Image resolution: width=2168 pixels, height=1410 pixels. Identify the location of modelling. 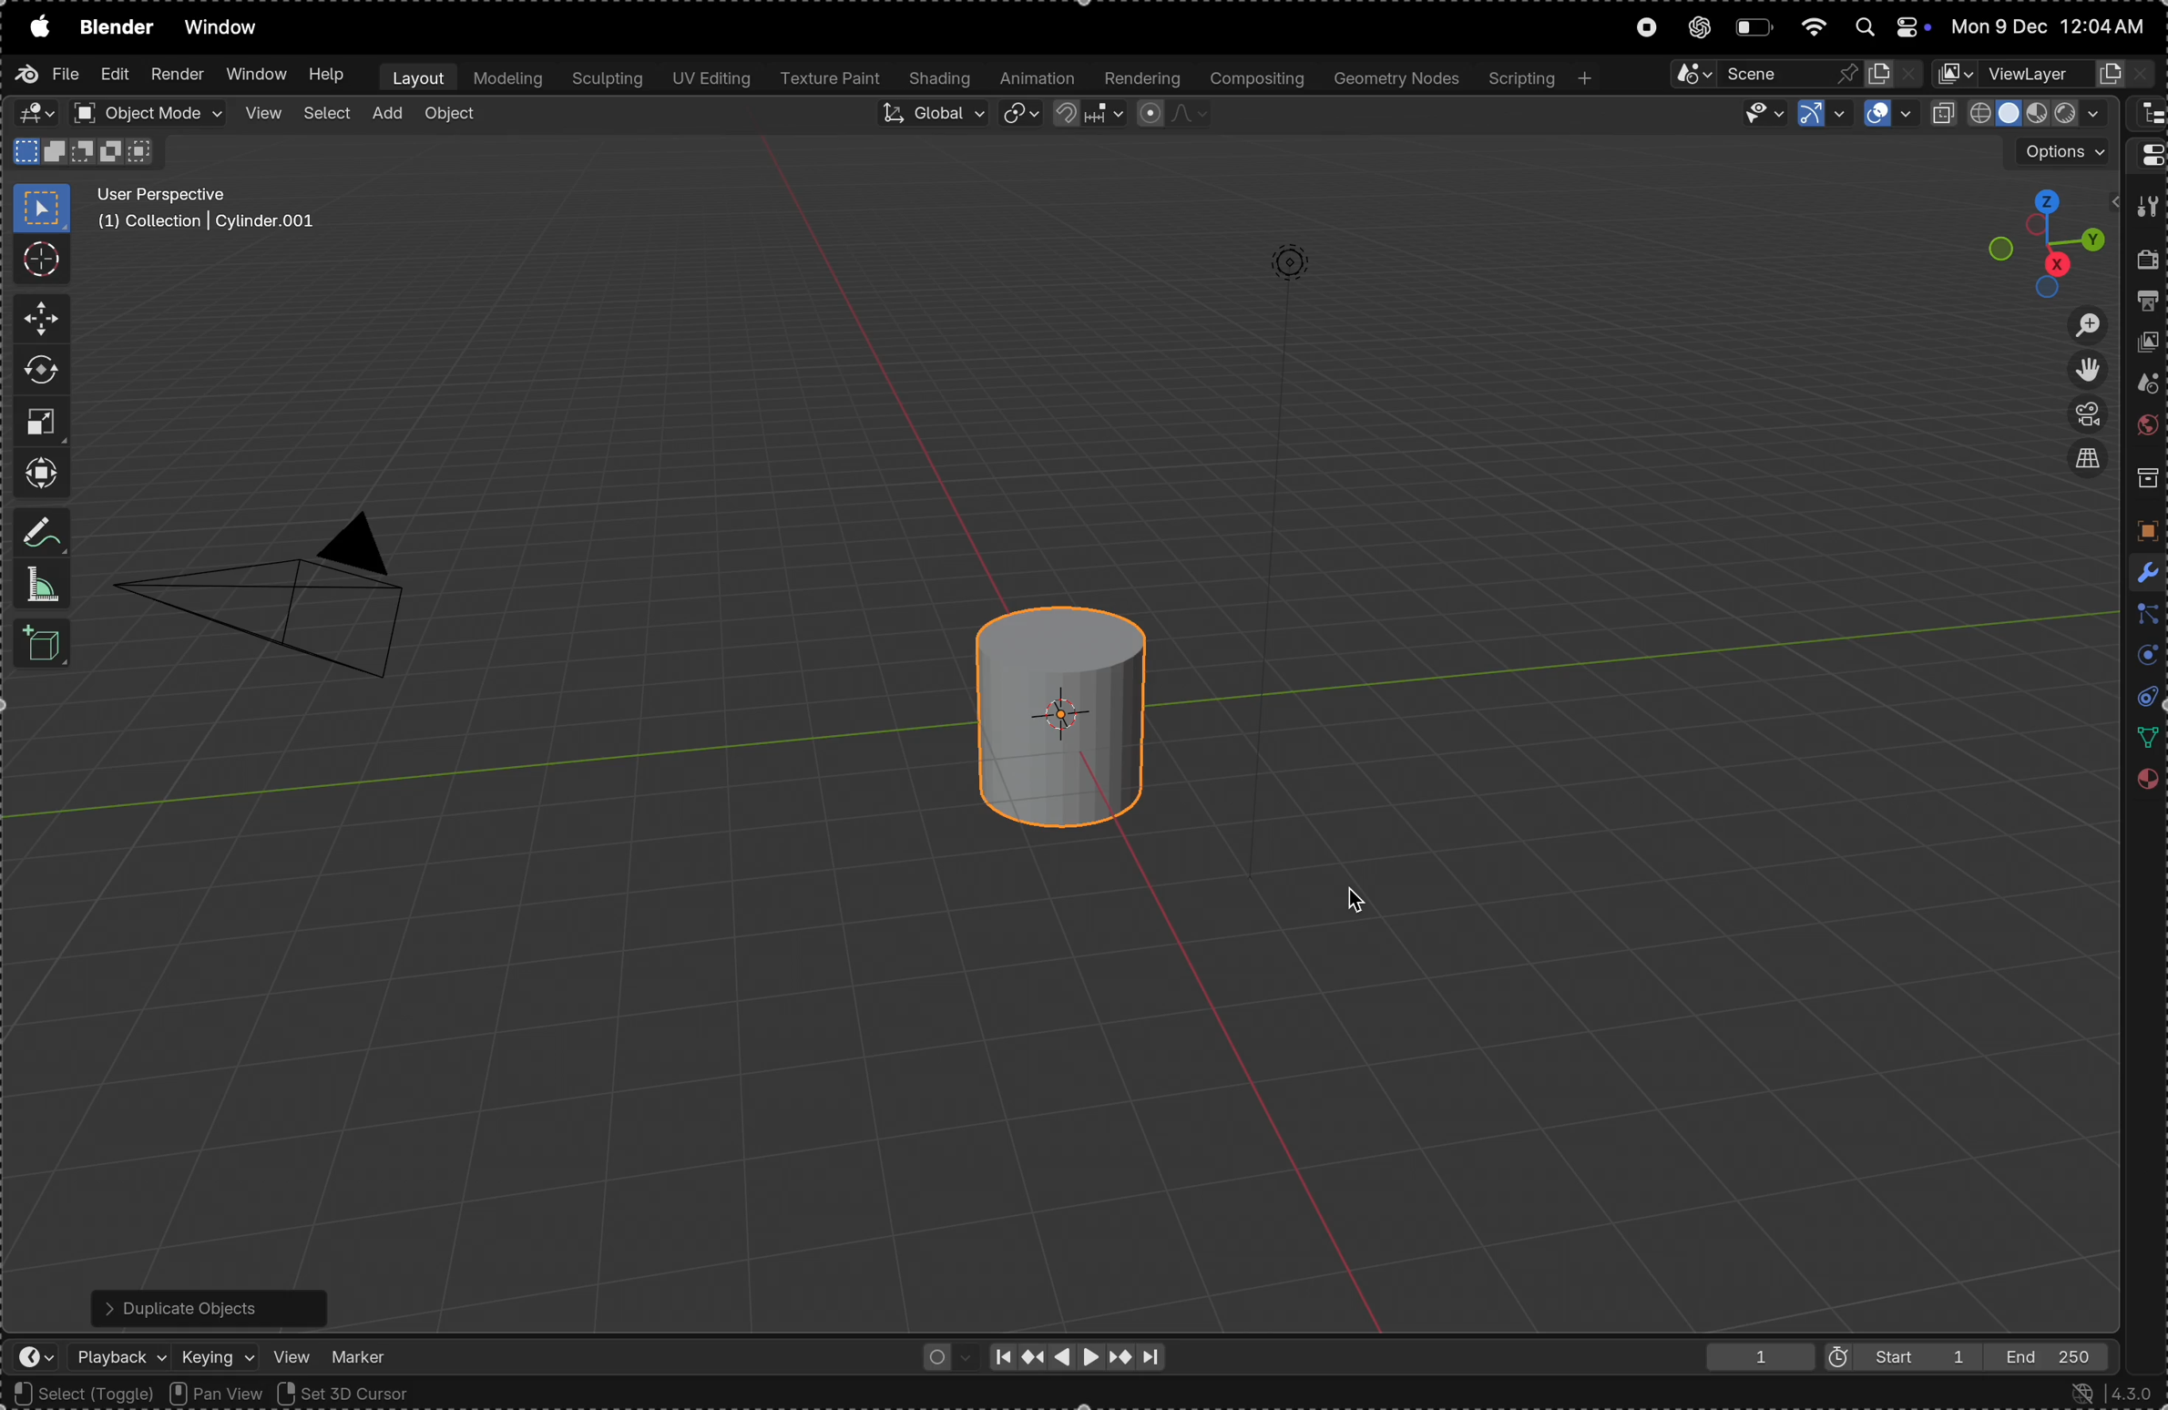
(507, 77).